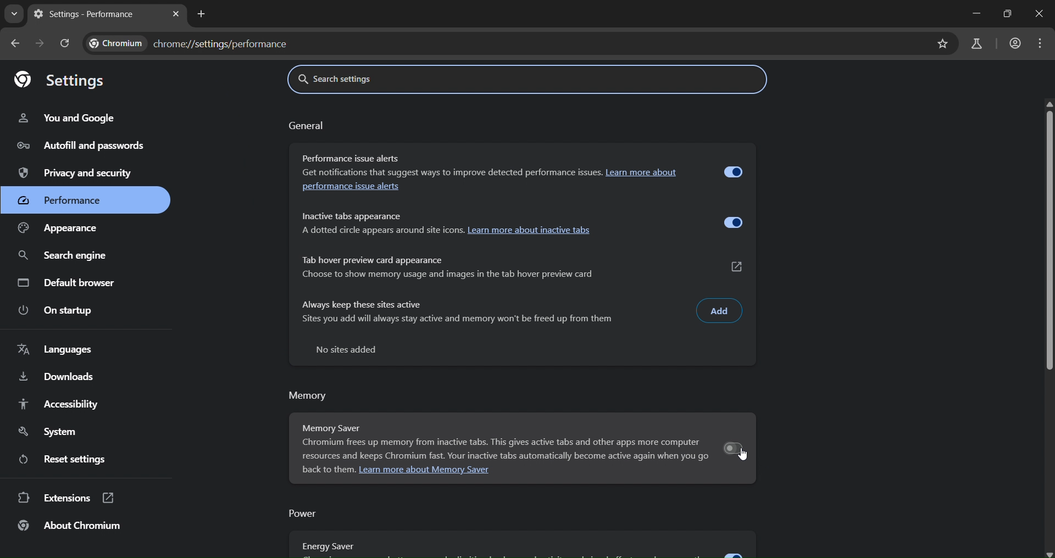 The height and width of the screenshot is (558, 1055). What do you see at coordinates (58, 350) in the screenshot?
I see `Languages` at bounding box center [58, 350].